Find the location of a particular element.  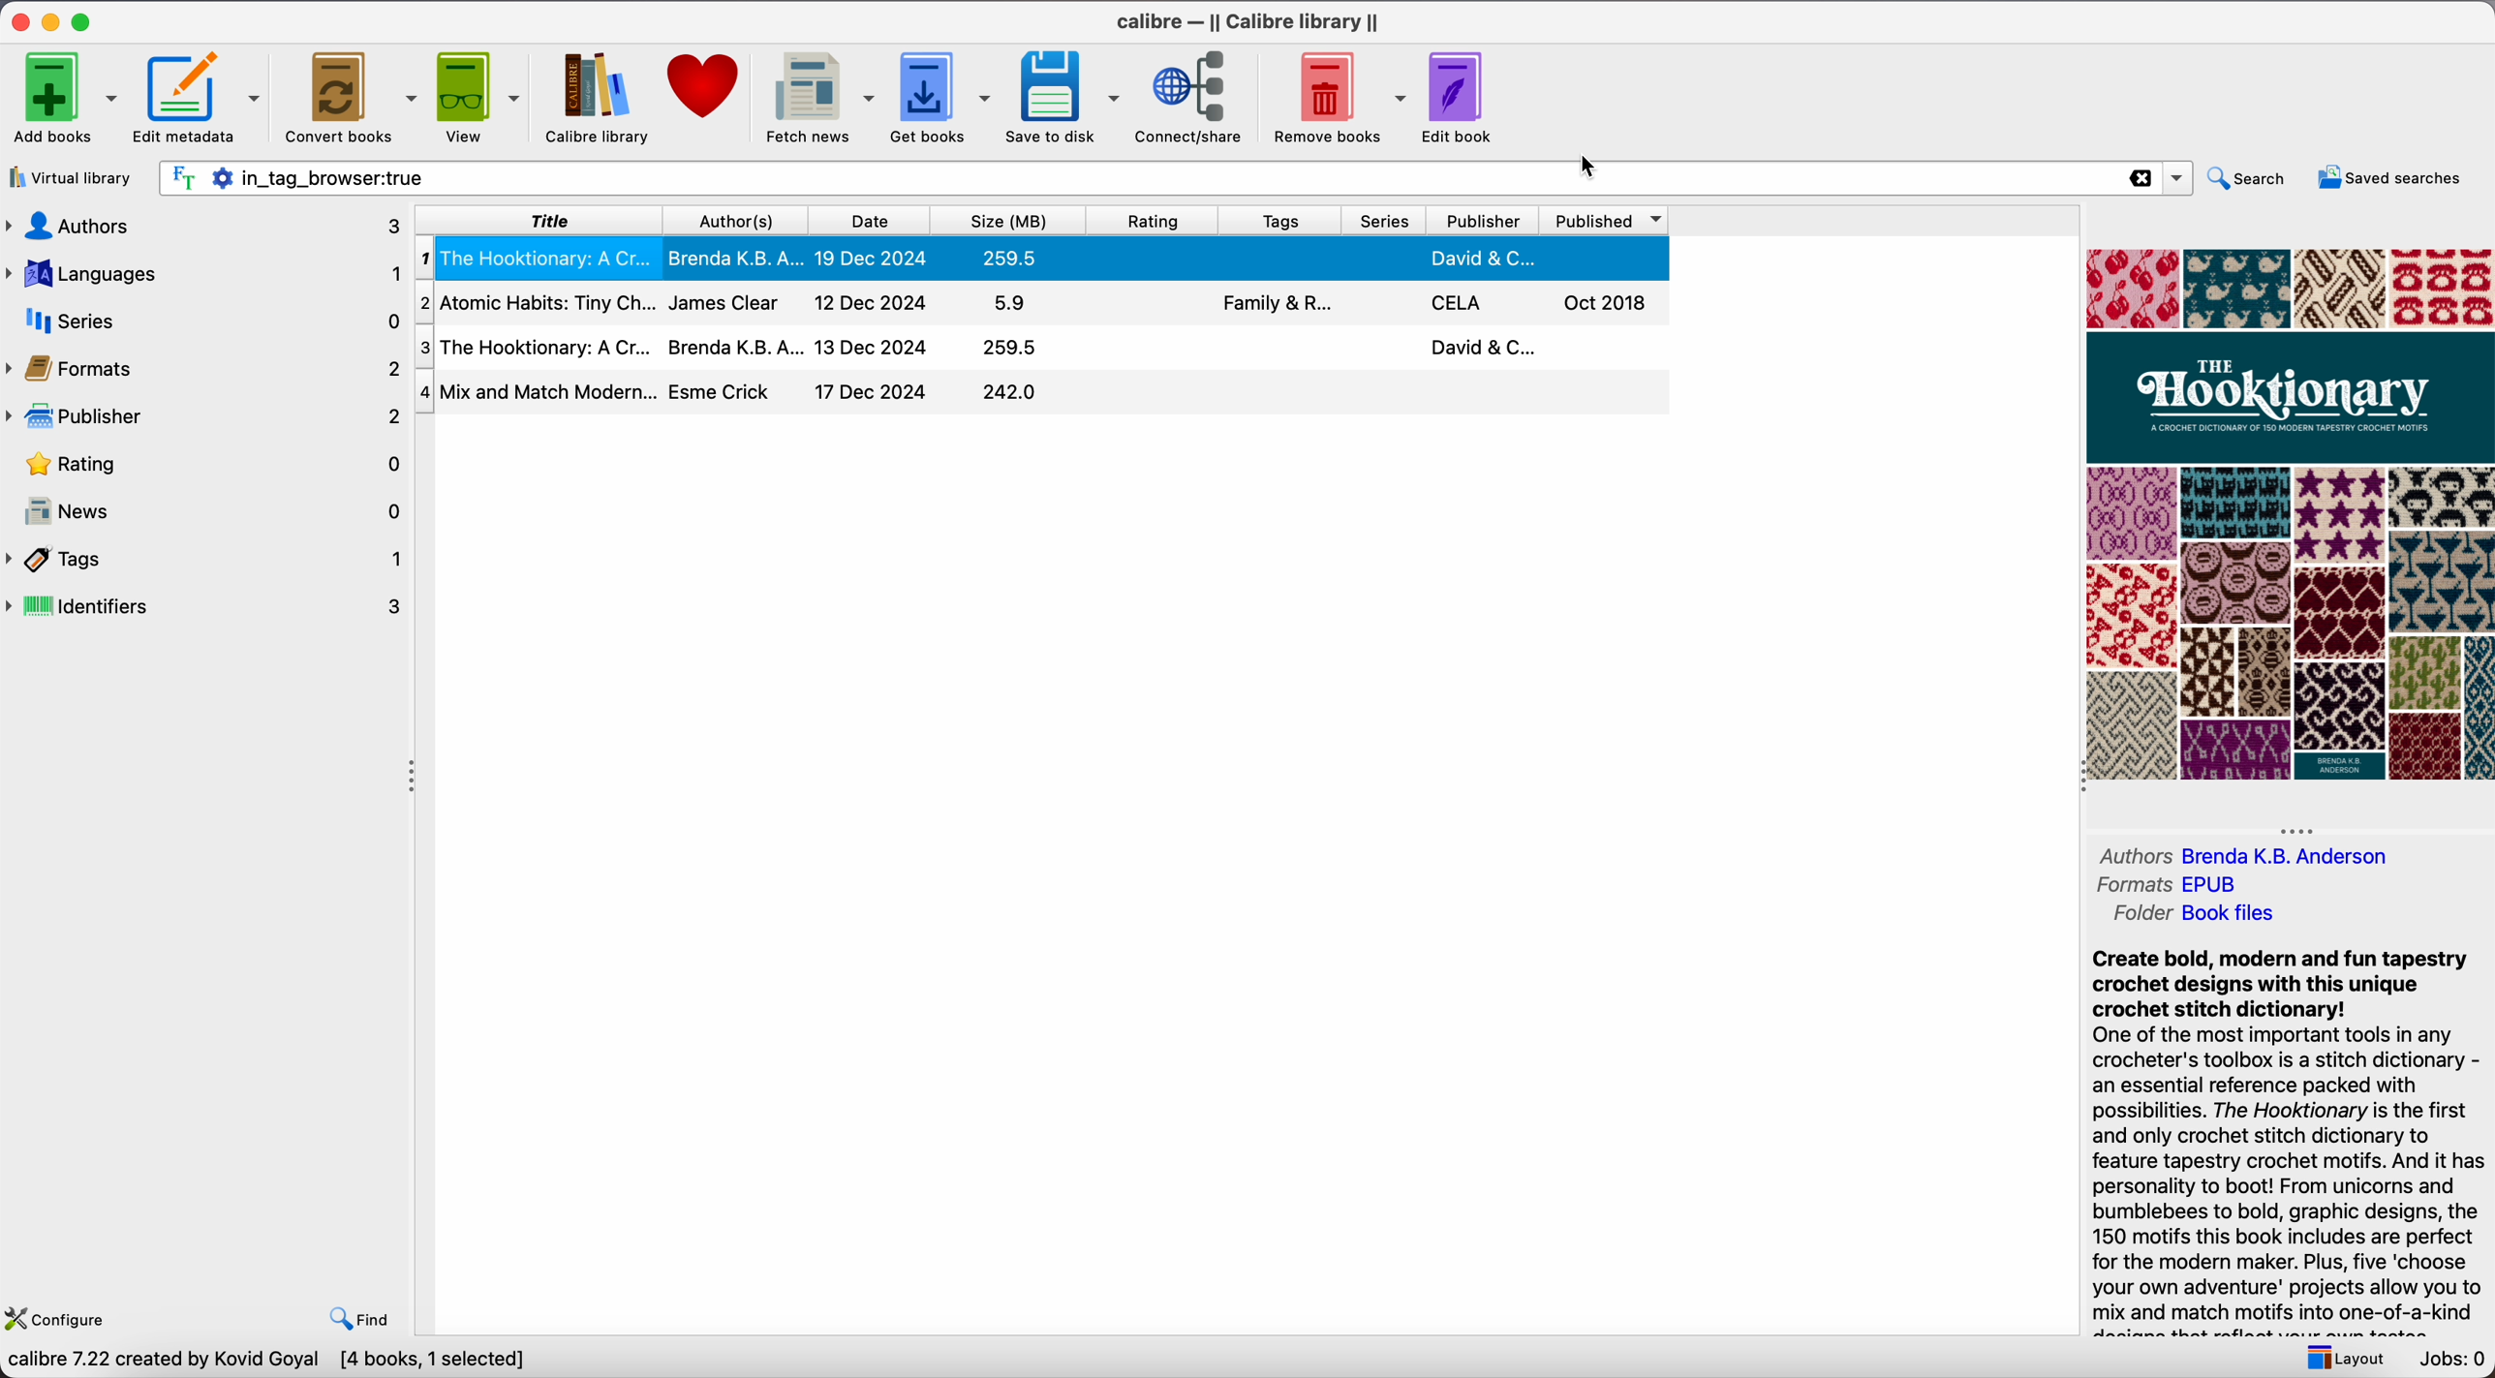

edit book is located at coordinates (1464, 98).